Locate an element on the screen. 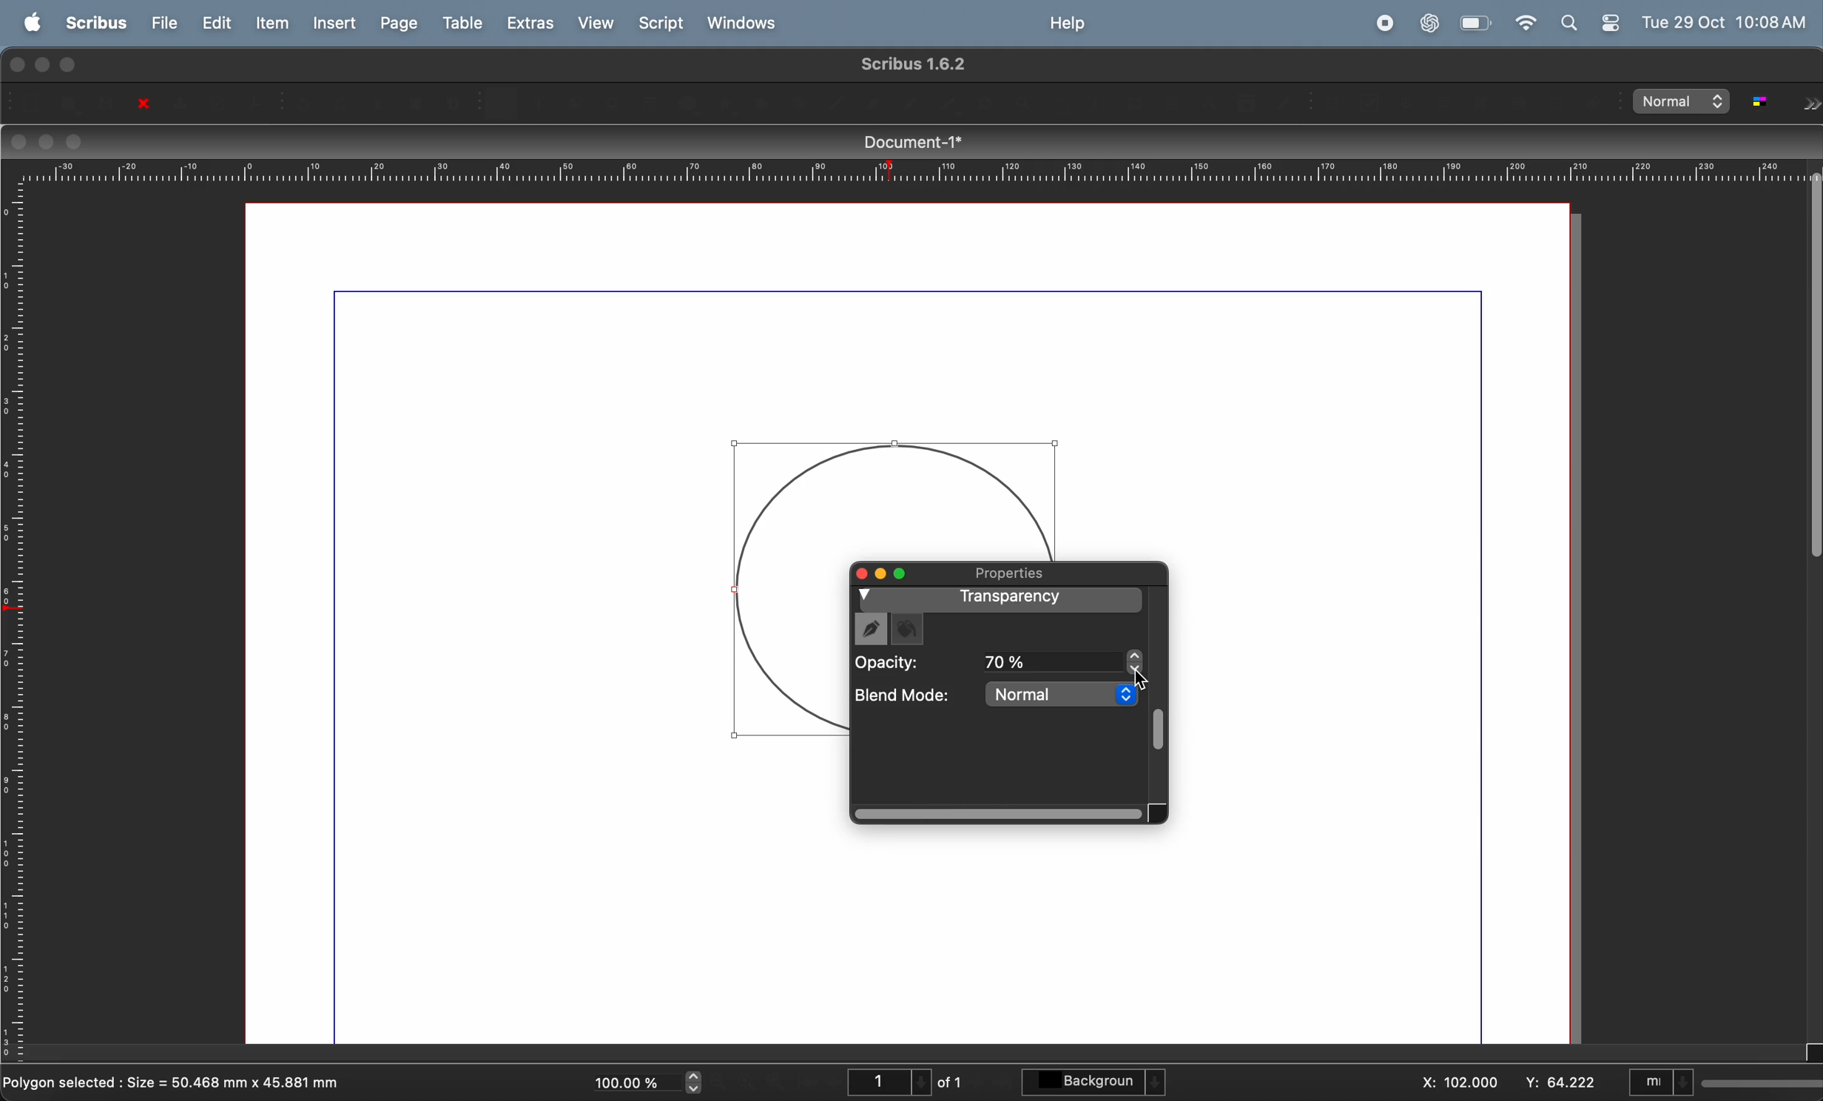 This screenshot has height=1101, width=1823. current zoom level is located at coordinates (653, 1081).